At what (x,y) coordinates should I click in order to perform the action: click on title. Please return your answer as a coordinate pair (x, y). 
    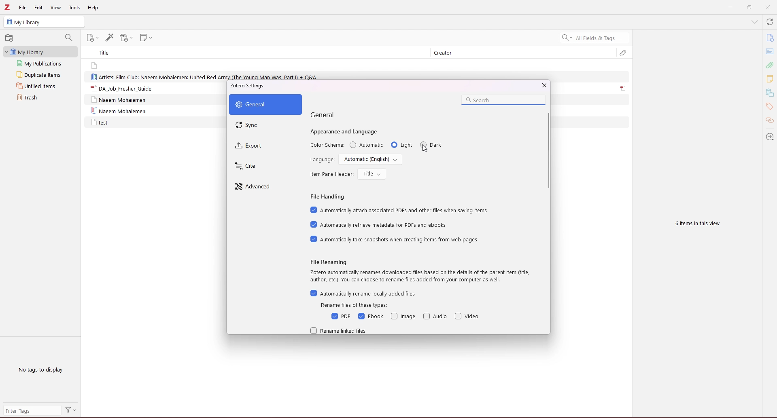
    Looking at the image, I should click on (107, 52).